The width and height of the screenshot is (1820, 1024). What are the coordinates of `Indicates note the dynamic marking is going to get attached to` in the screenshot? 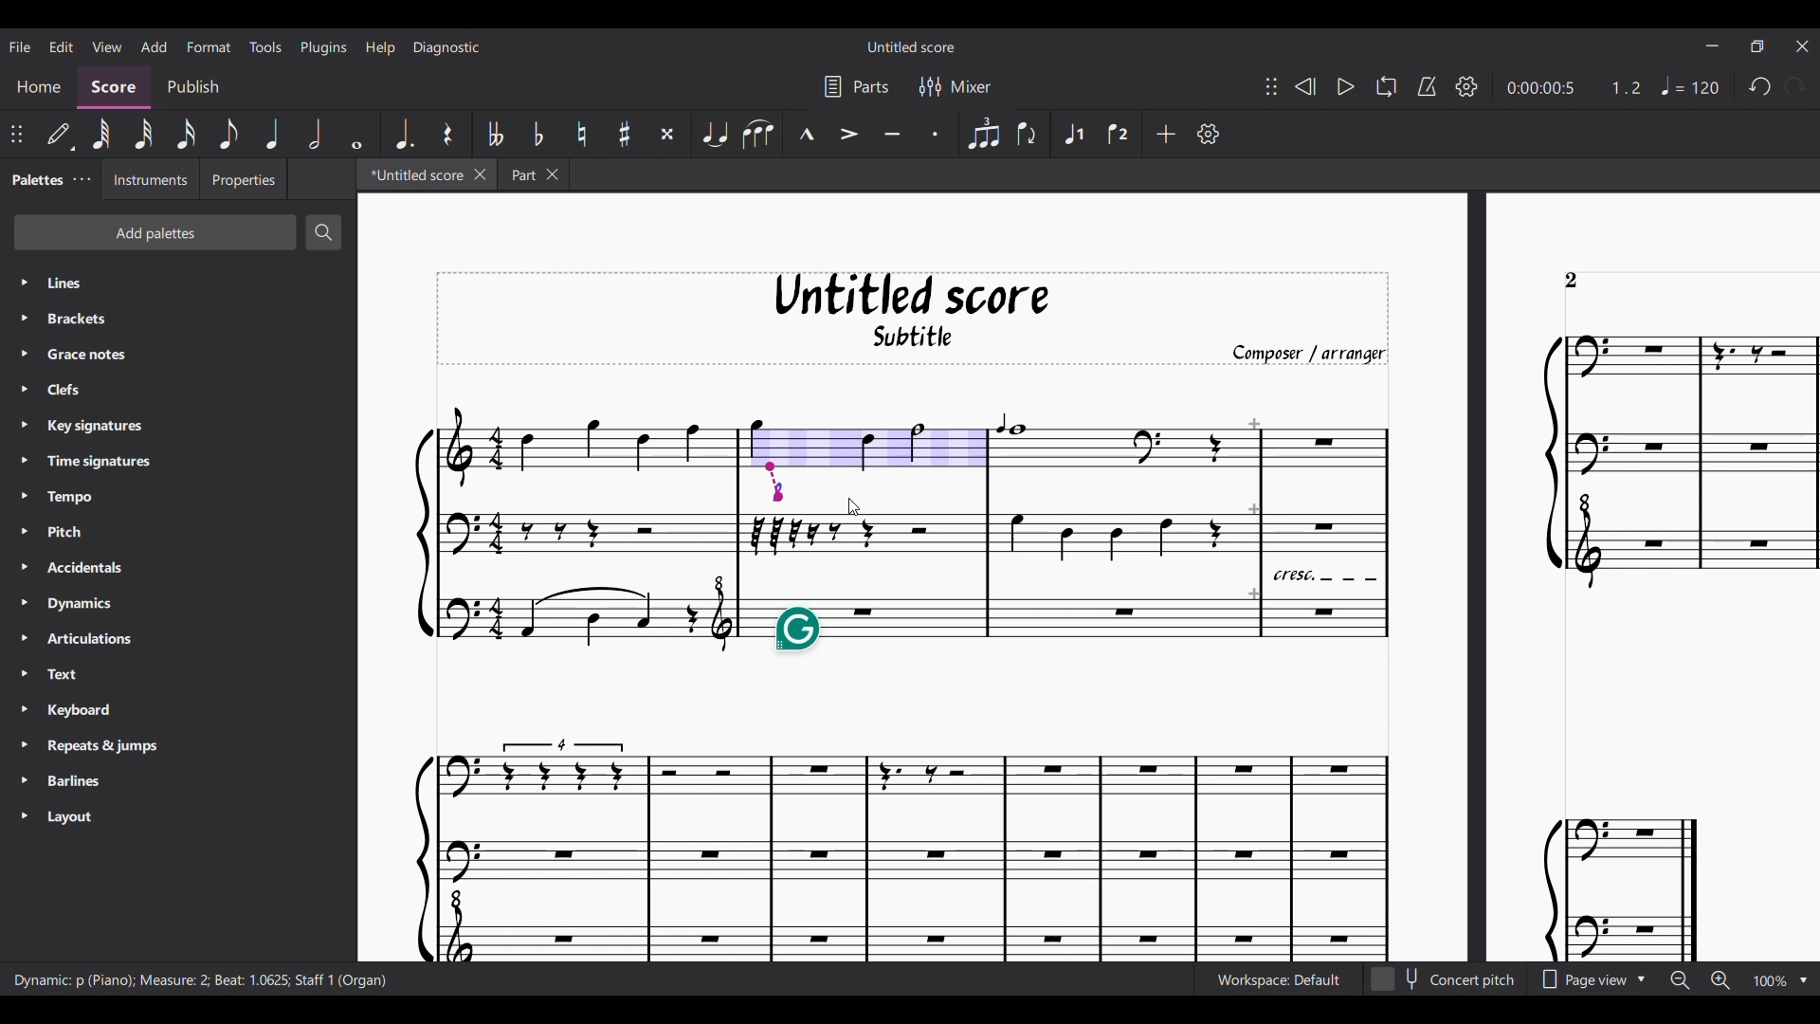 It's located at (774, 482).